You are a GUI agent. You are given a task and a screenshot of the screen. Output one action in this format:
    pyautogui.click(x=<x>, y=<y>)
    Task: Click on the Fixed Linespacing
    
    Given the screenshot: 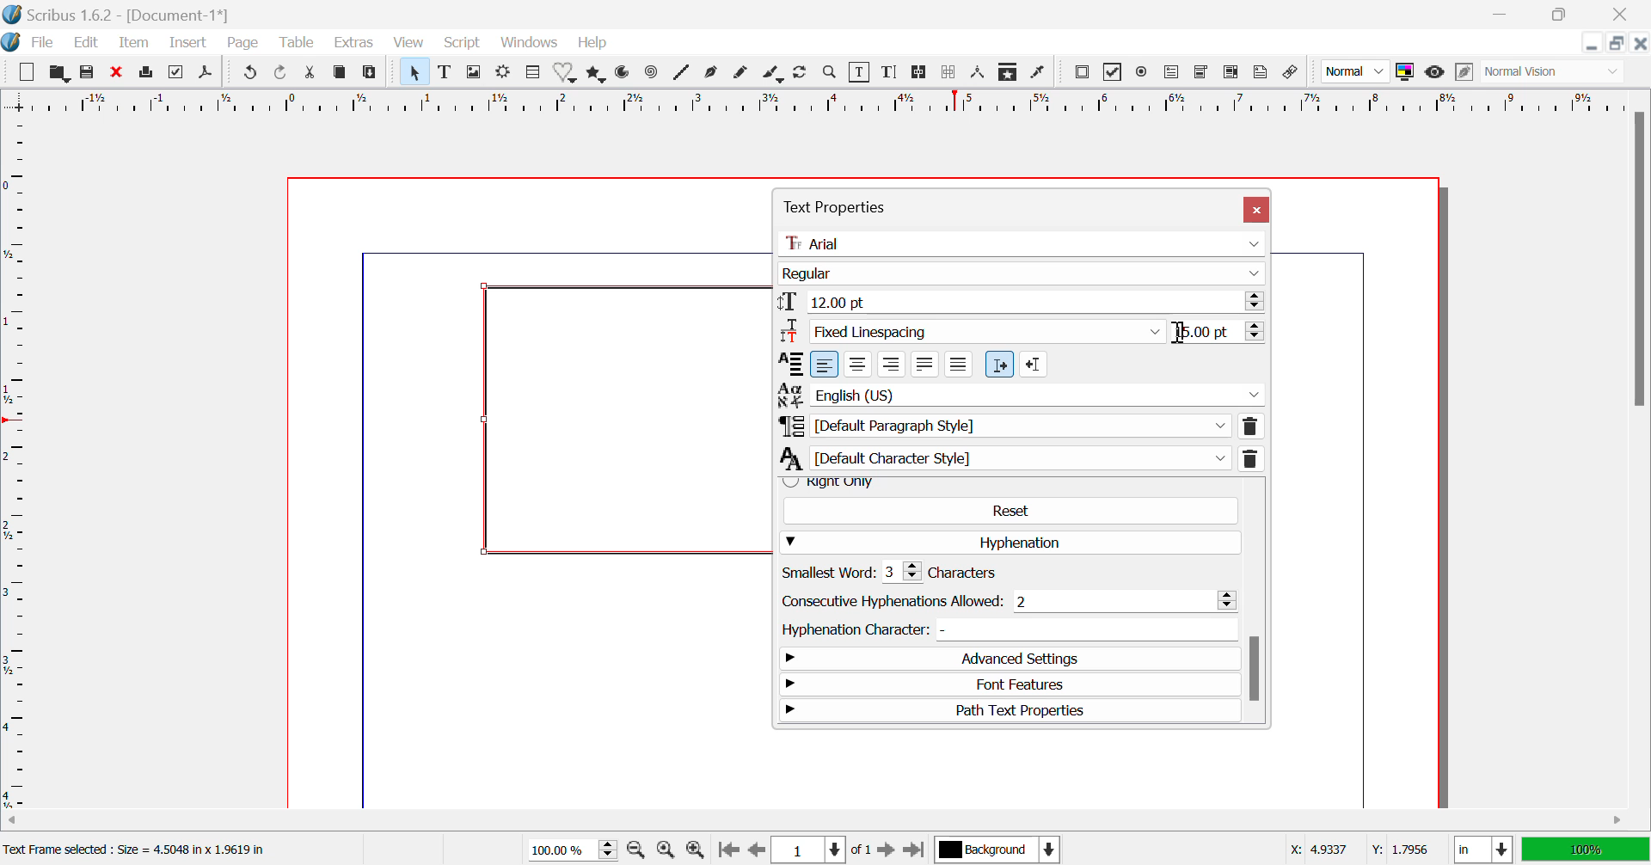 What is the action you would take?
    pyautogui.click(x=976, y=331)
    